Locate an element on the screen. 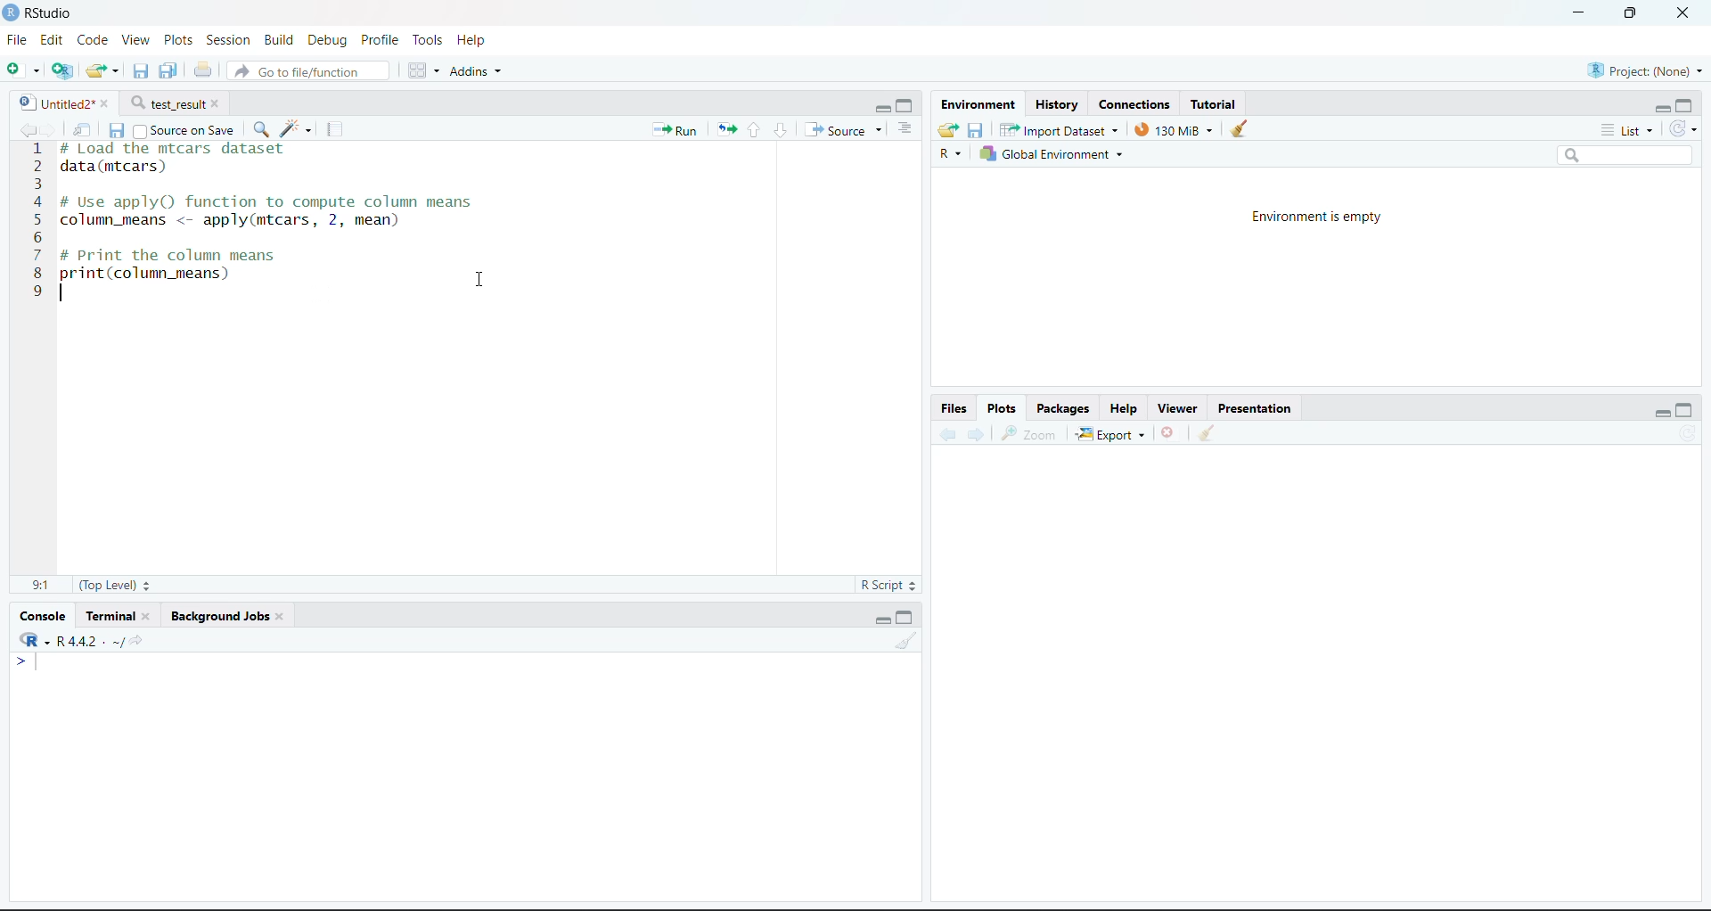 This screenshot has width=1711, height=911. Compile Report (Ctrl + Shift + K) is located at coordinates (336, 128).